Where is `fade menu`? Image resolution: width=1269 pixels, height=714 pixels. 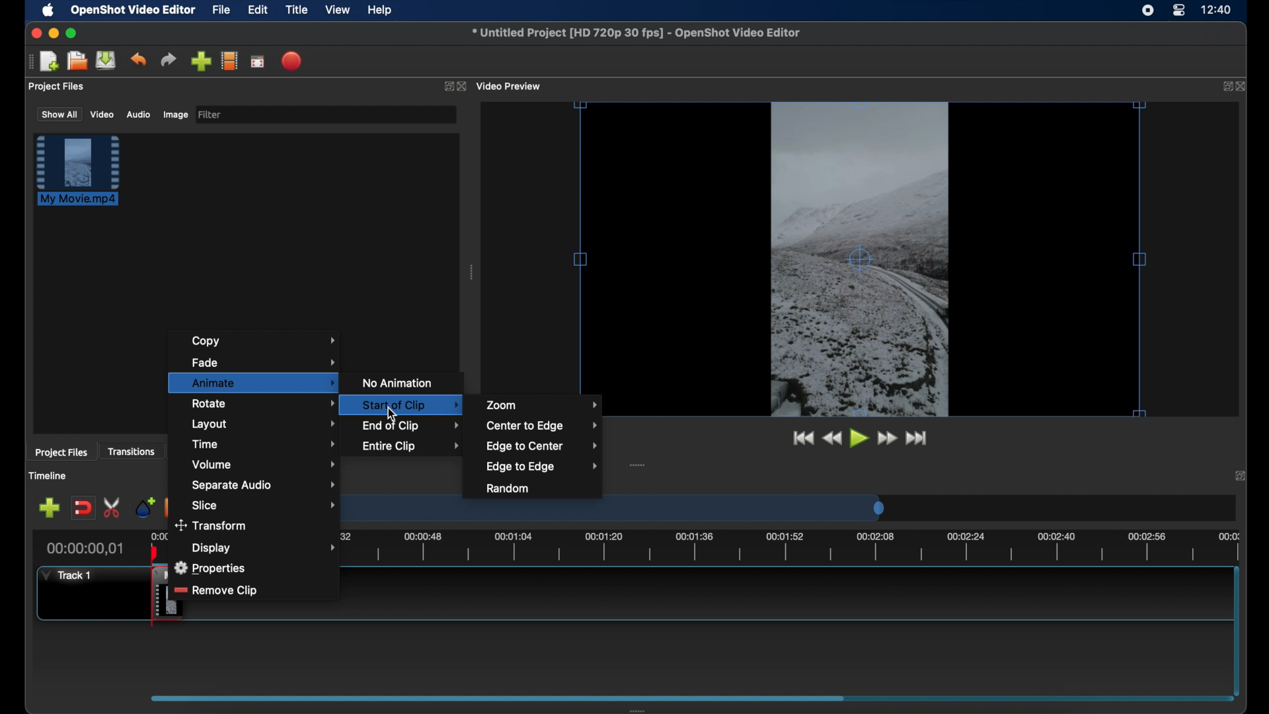 fade menu is located at coordinates (264, 361).